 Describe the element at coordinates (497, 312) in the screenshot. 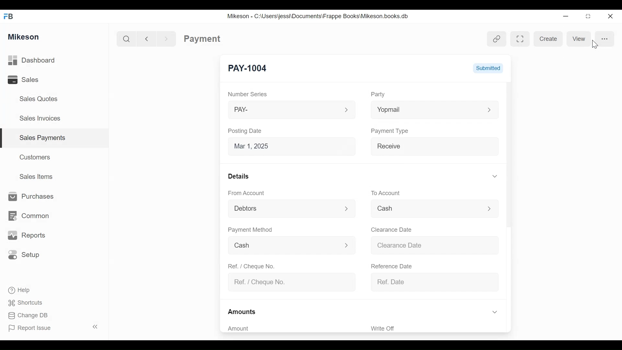

I see `Hide` at that location.